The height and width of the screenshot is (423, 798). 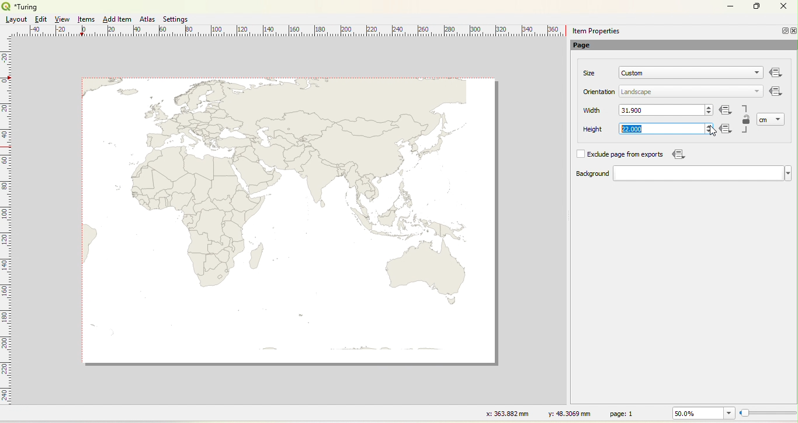 What do you see at coordinates (757, 91) in the screenshot?
I see `dropdown` at bounding box center [757, 91].